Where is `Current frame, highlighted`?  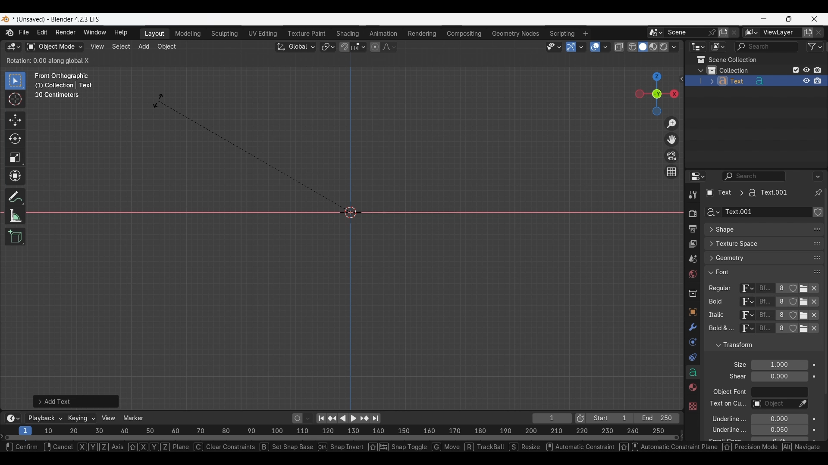
Current frame, highlighted is located at coordinates (26, 429).